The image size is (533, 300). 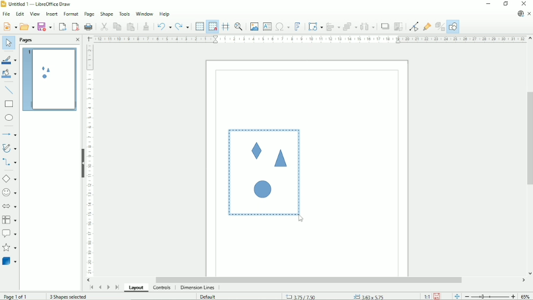 What do you see at coordinates (100, 288) in the screenshot?
I see `Scroll to previous page` at bounding box center [100, 288].